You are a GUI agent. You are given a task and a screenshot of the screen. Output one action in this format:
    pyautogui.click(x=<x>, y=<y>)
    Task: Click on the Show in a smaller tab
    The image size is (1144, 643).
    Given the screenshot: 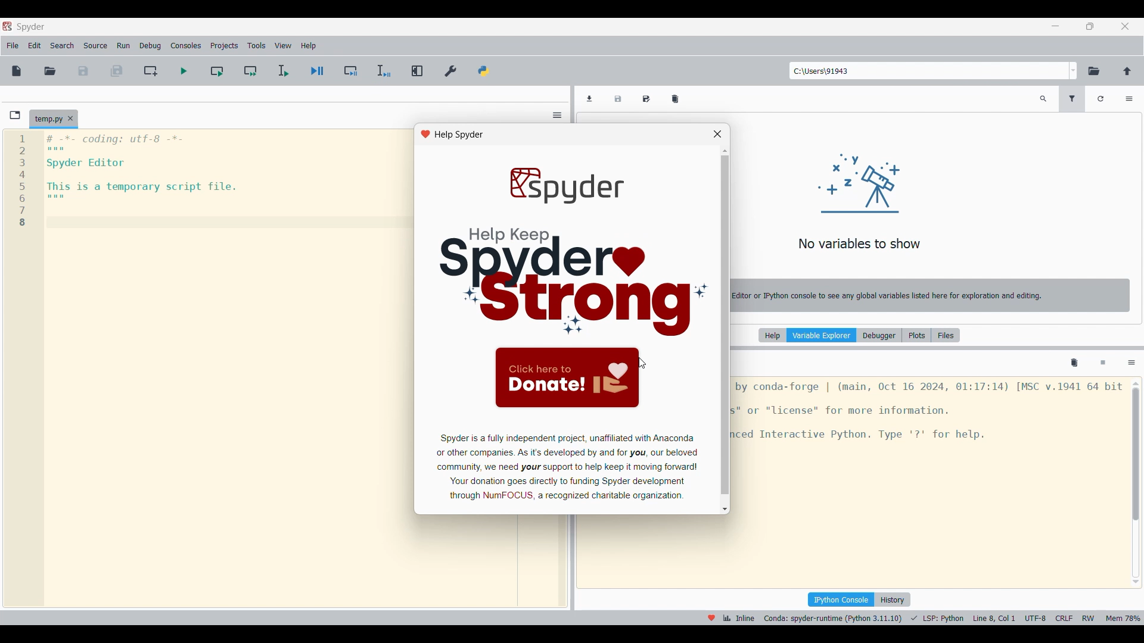 What is the action you would take?
    pyautogui.click(x=1090, y=26)
    